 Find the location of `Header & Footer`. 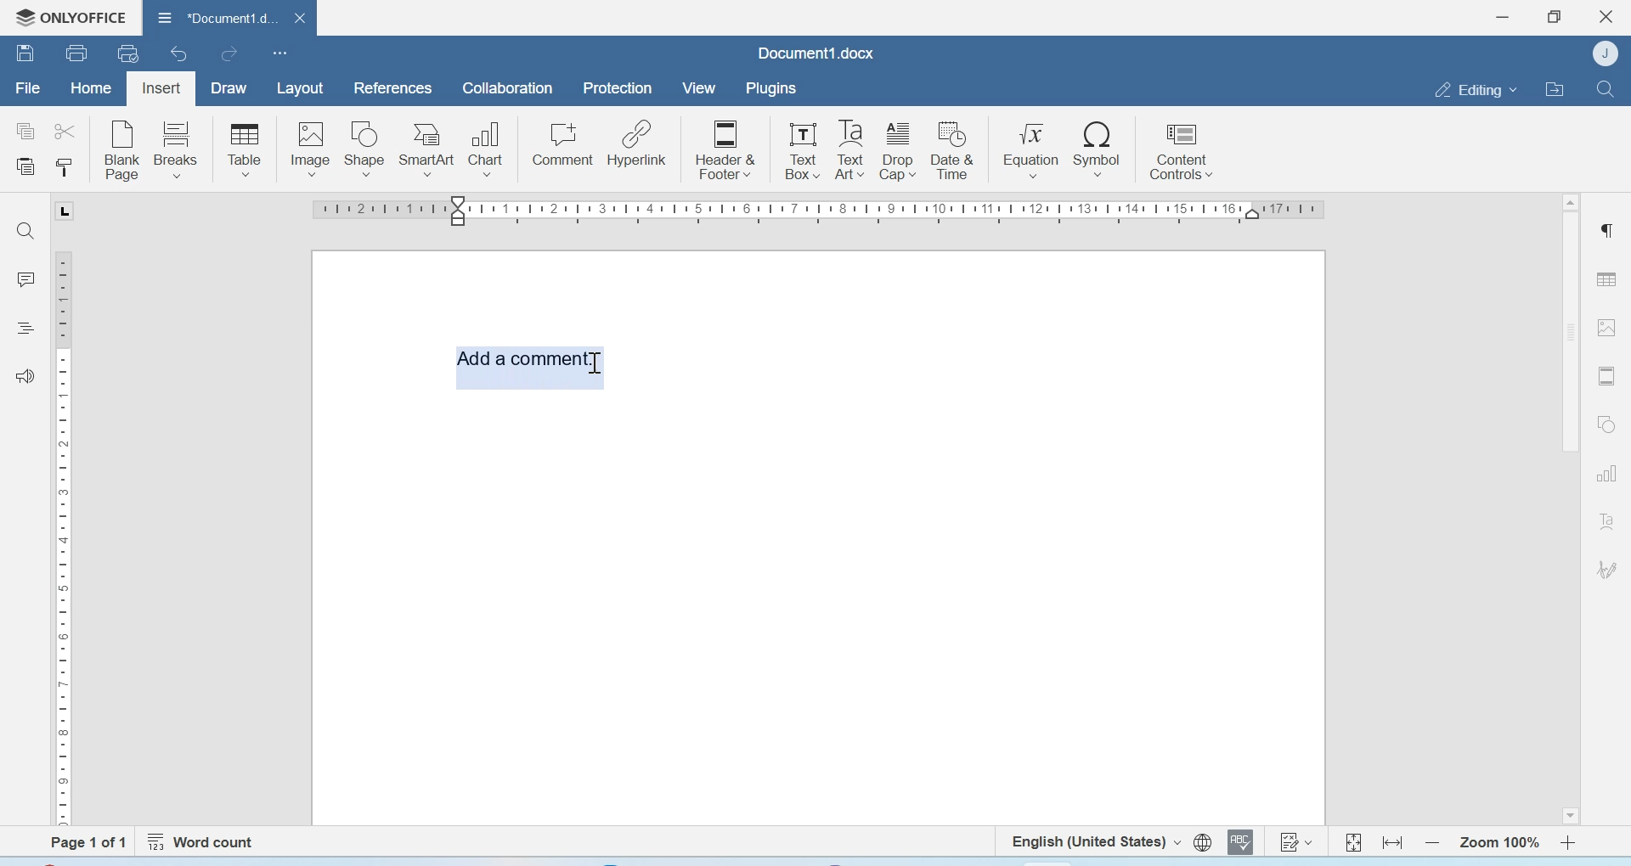

Header & Footer is located at coordinates (725, 148).